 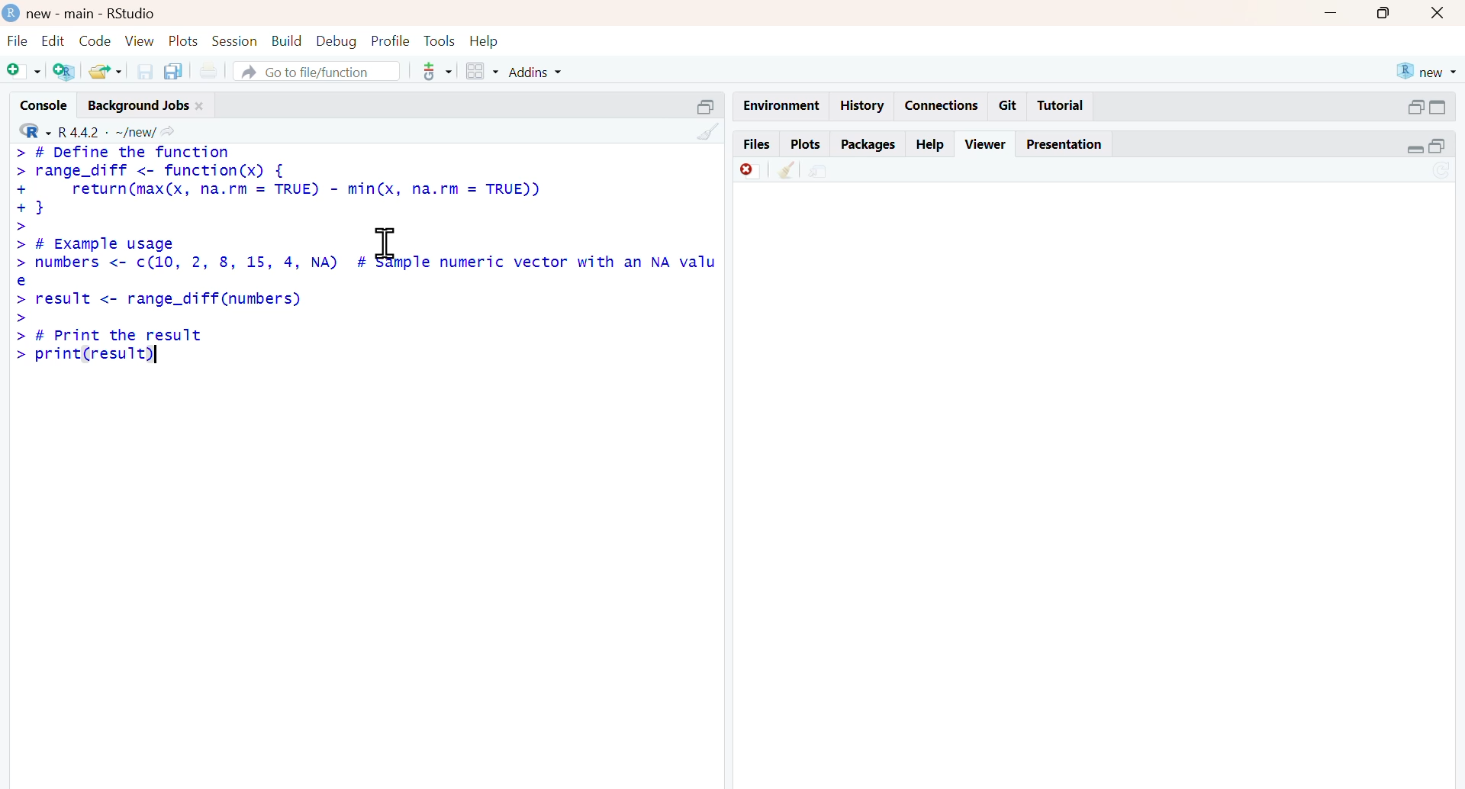 What do you see at coordinates (781, 107) in the screenshot?
I see `Environment ` at bounding box center [781, 107].